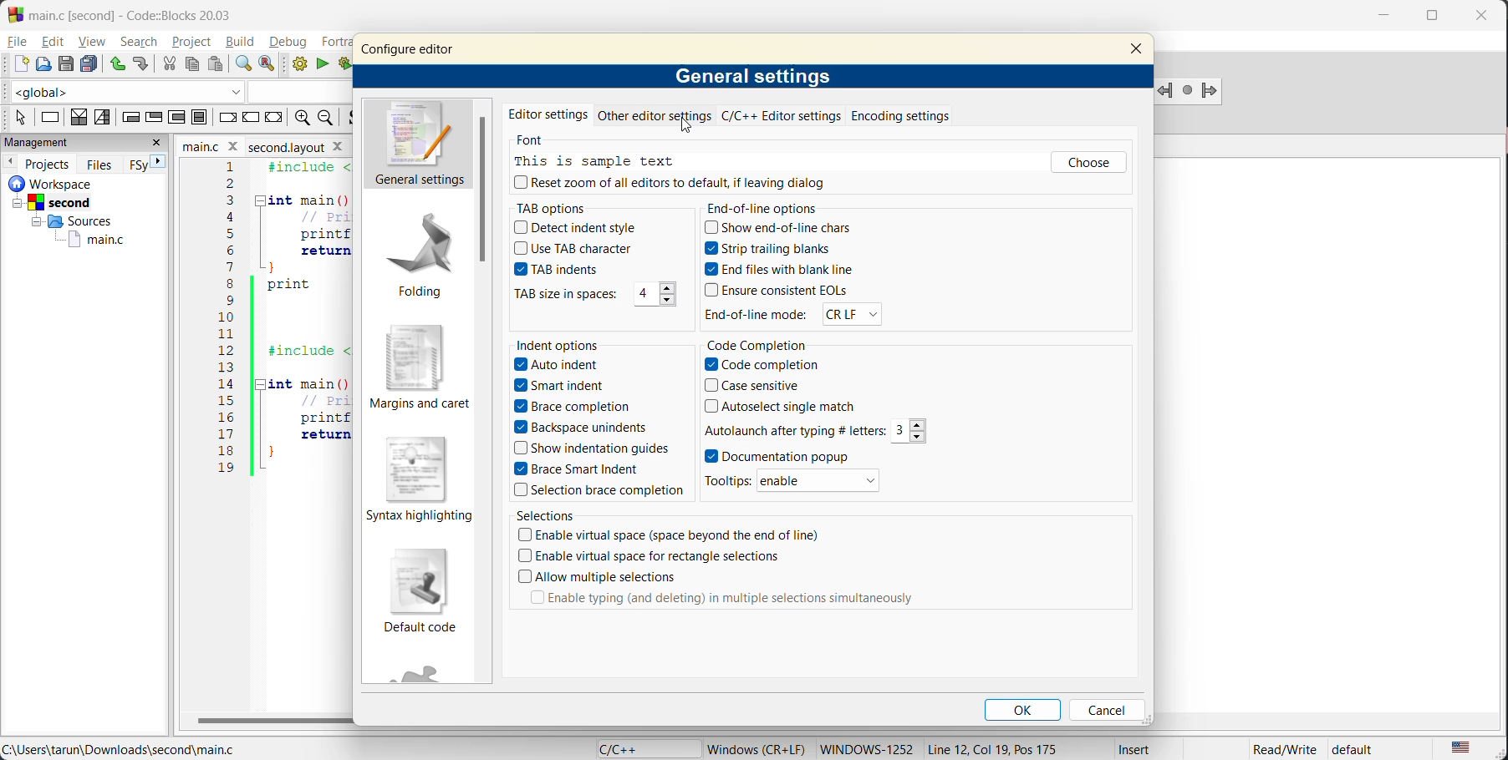 This screenshot has width=1508, height=760. What do you see at coordinates (1189, 91) in the screenshot?
I see `last jump` at bounding box center [1189, 91].